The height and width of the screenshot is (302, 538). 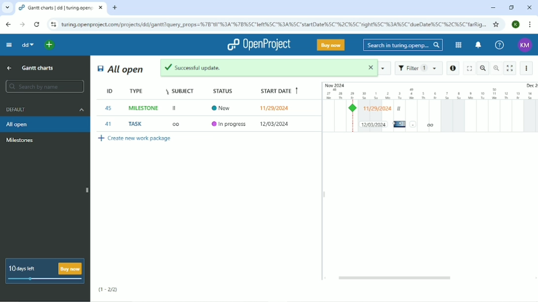 I want to click on To notification center, so click(x=477, y=45).